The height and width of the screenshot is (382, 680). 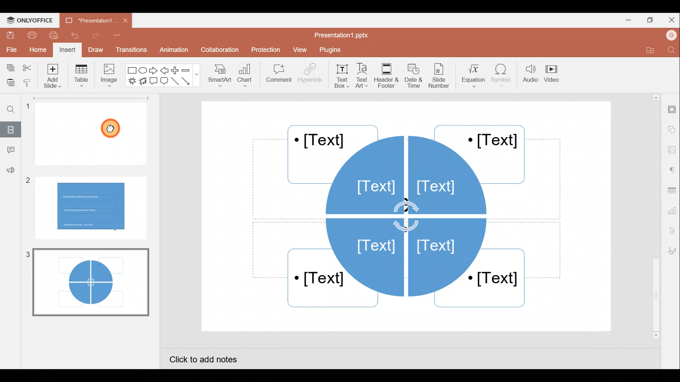 What do you see at coordinates (175, 70) in the screenshot?
I see `Plus` at bounding box center [175, 70].